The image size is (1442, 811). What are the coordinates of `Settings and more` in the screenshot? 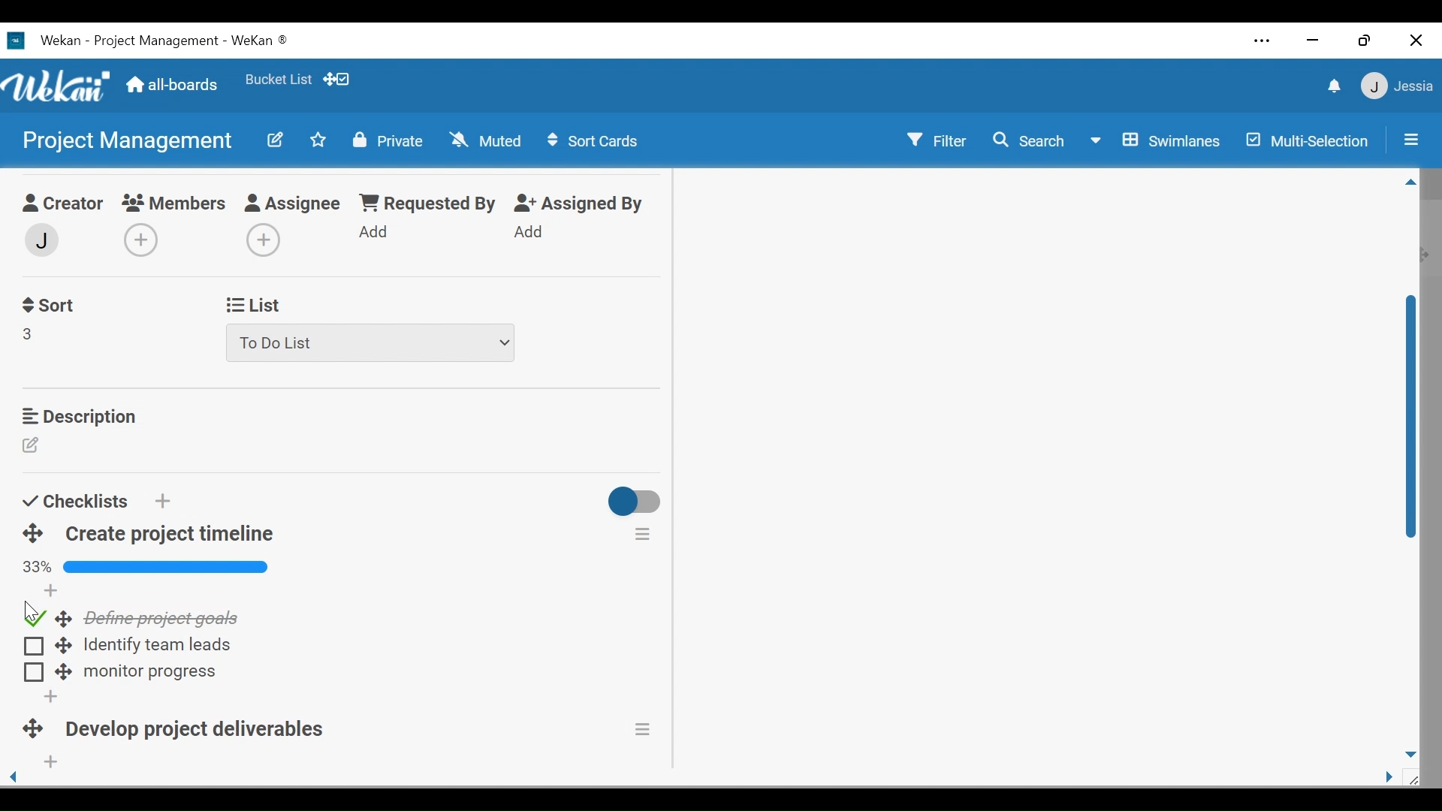 It's located at (1263, 41).